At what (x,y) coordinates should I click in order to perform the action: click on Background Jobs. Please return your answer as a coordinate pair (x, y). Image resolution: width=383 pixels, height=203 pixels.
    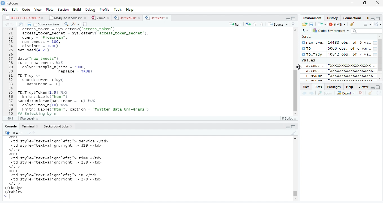
    Looking at the image, I should click on (59, 126).